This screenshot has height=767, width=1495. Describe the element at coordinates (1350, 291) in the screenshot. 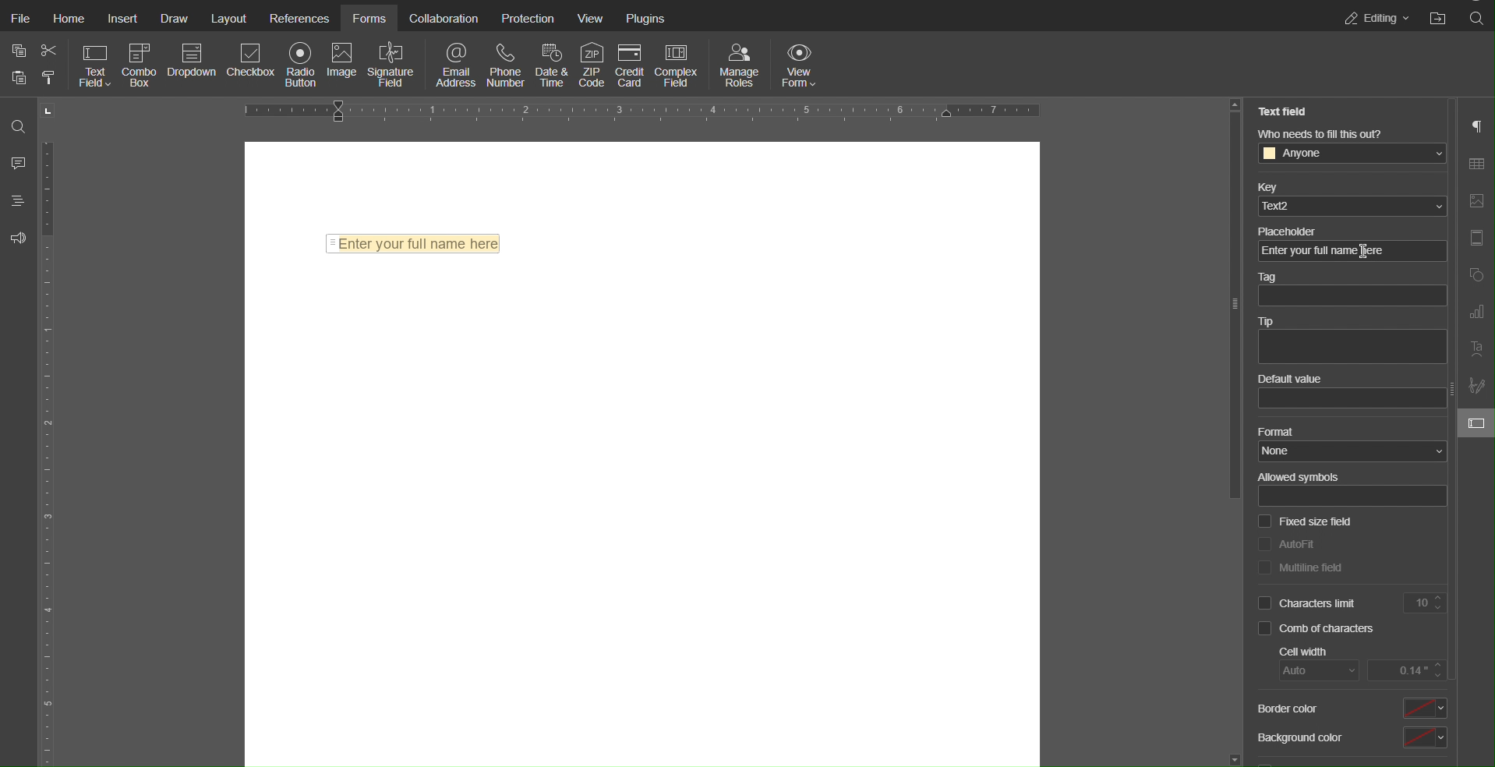

I see `Tag` at that location.